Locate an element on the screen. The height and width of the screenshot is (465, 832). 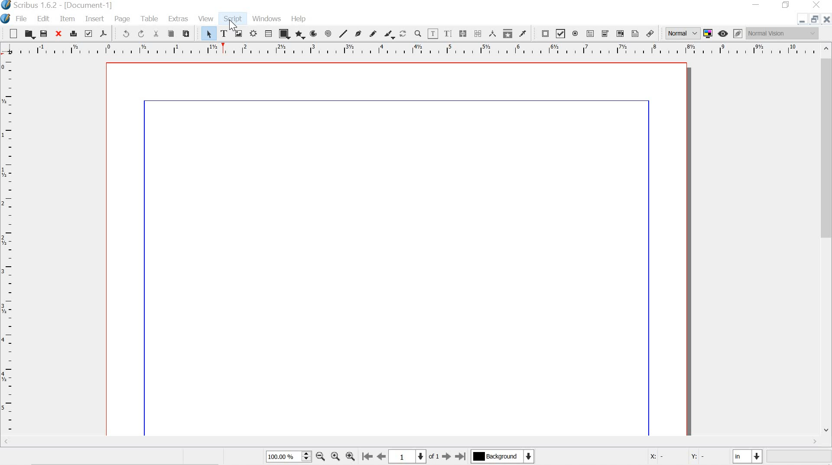
extras is located at coordinates (179, 19).